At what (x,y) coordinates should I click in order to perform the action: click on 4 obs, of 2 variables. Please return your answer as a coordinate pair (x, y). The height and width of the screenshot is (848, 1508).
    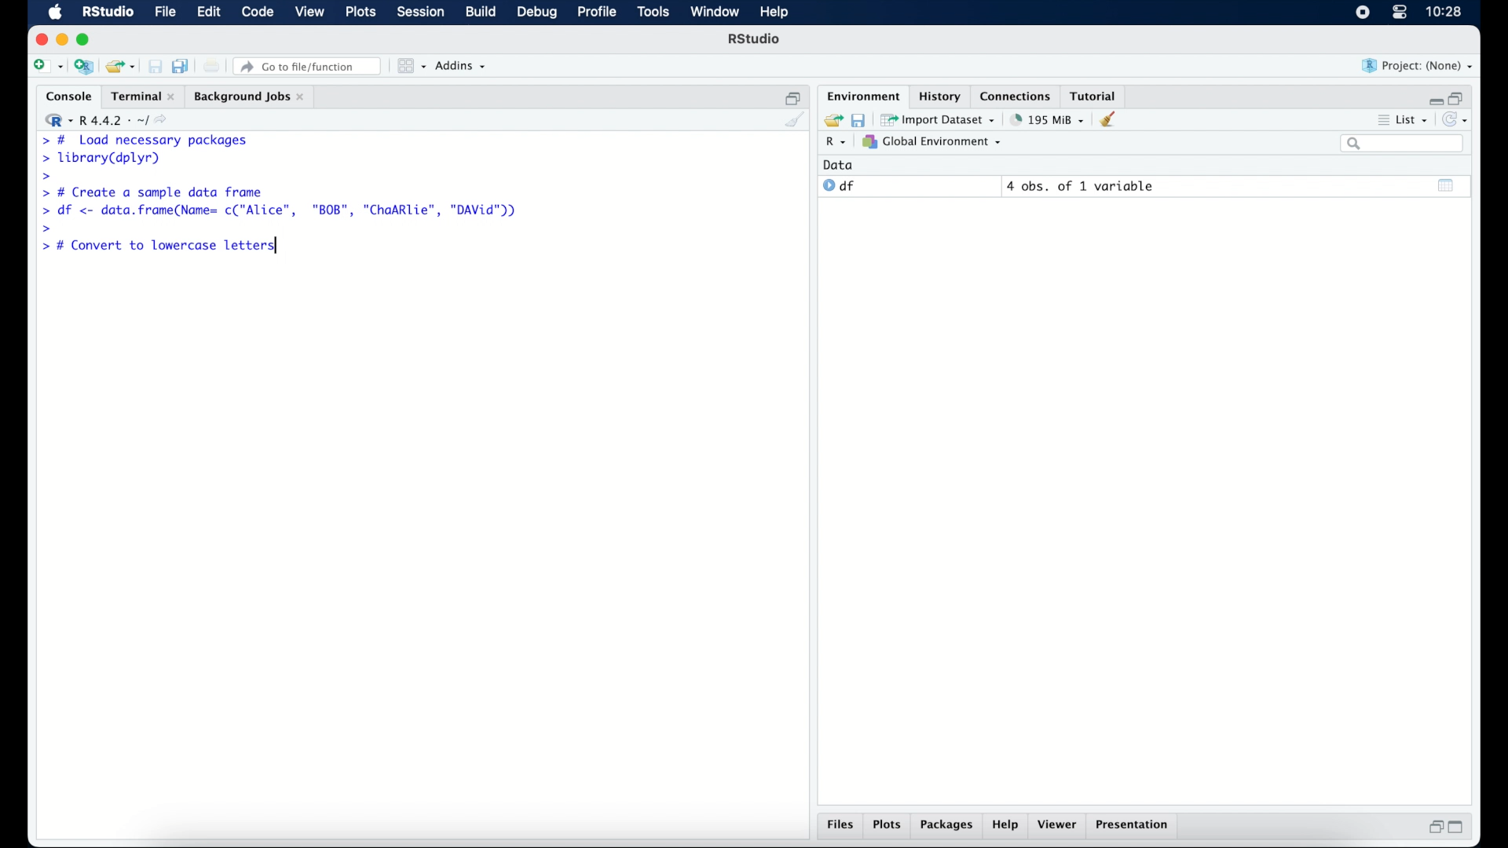
    Looking at the image, I should click on (1084, 186).